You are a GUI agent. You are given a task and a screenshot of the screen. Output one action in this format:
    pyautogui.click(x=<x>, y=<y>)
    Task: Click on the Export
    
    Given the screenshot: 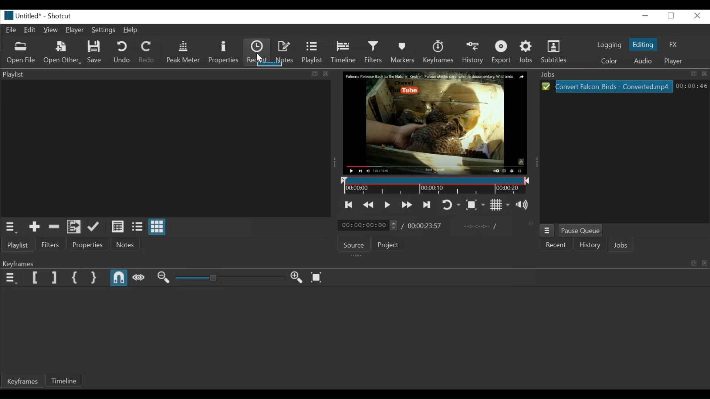 What is the action you would take?
    pyautogui.click(x=502, y=52)
    